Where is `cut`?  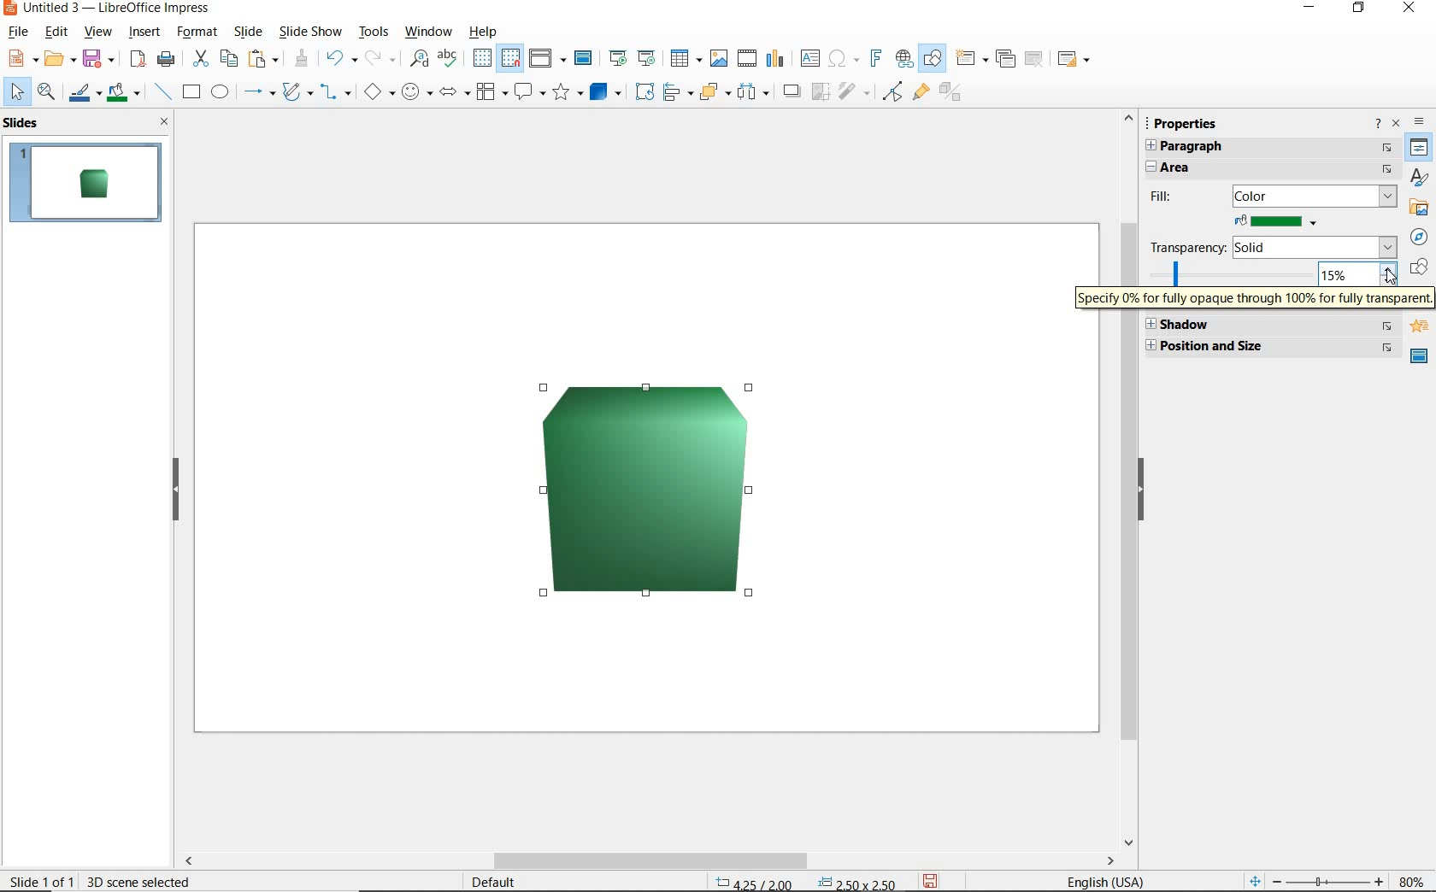 cut is located at coordinates (202, 58).